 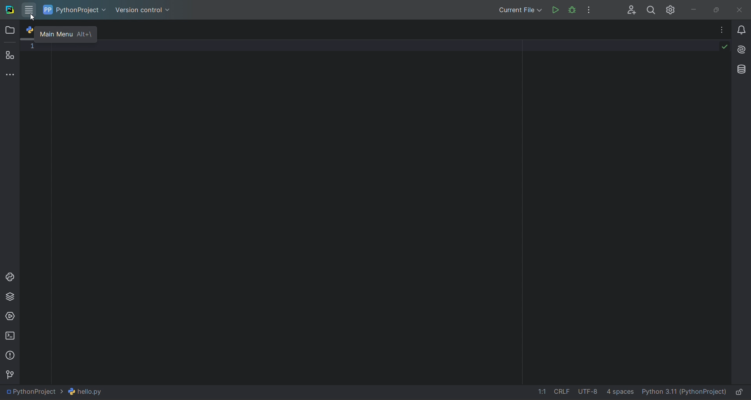 What do you see at coordinates (77, 9) in the screenshot?
I see `current project` at bounding box center [77, 9].